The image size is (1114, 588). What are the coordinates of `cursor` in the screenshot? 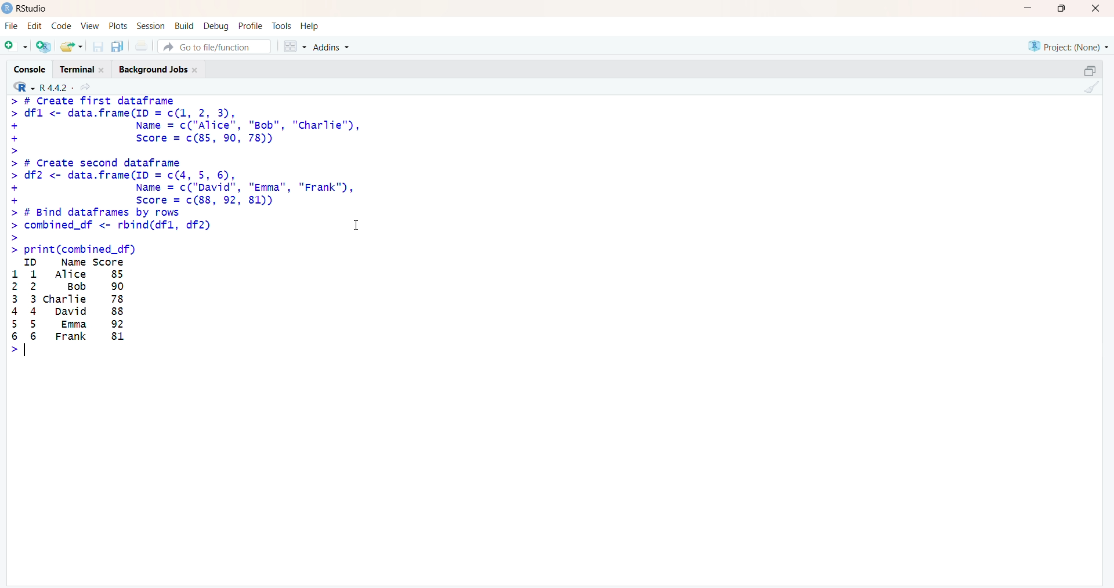 It's located at (358, 224).